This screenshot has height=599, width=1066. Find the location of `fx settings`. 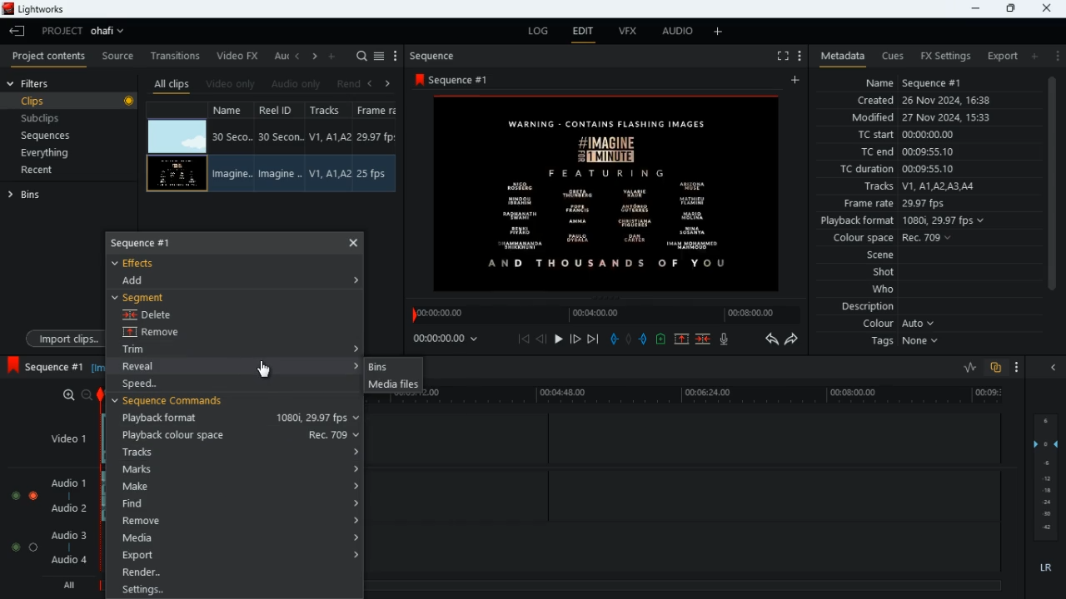

fx settings is located at coordinates (944, 54).